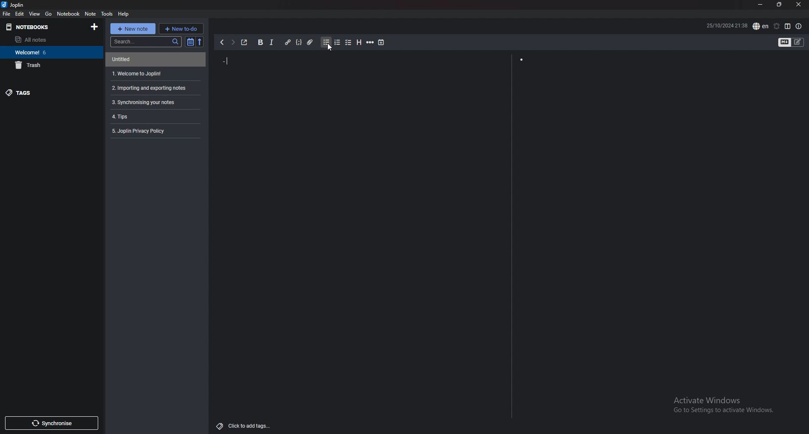 The image size is (809, 434). I want to click on set alarm, so click(774, 26).